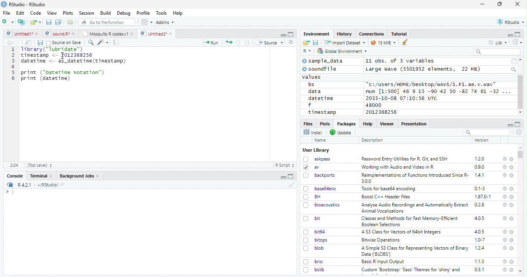 Image resolution: width=527 pixels, height=277 pixels. What do you see at coordinates (107, 22) in the screenshot?
I see `Go to file/function` at bounding box center [107, 22].